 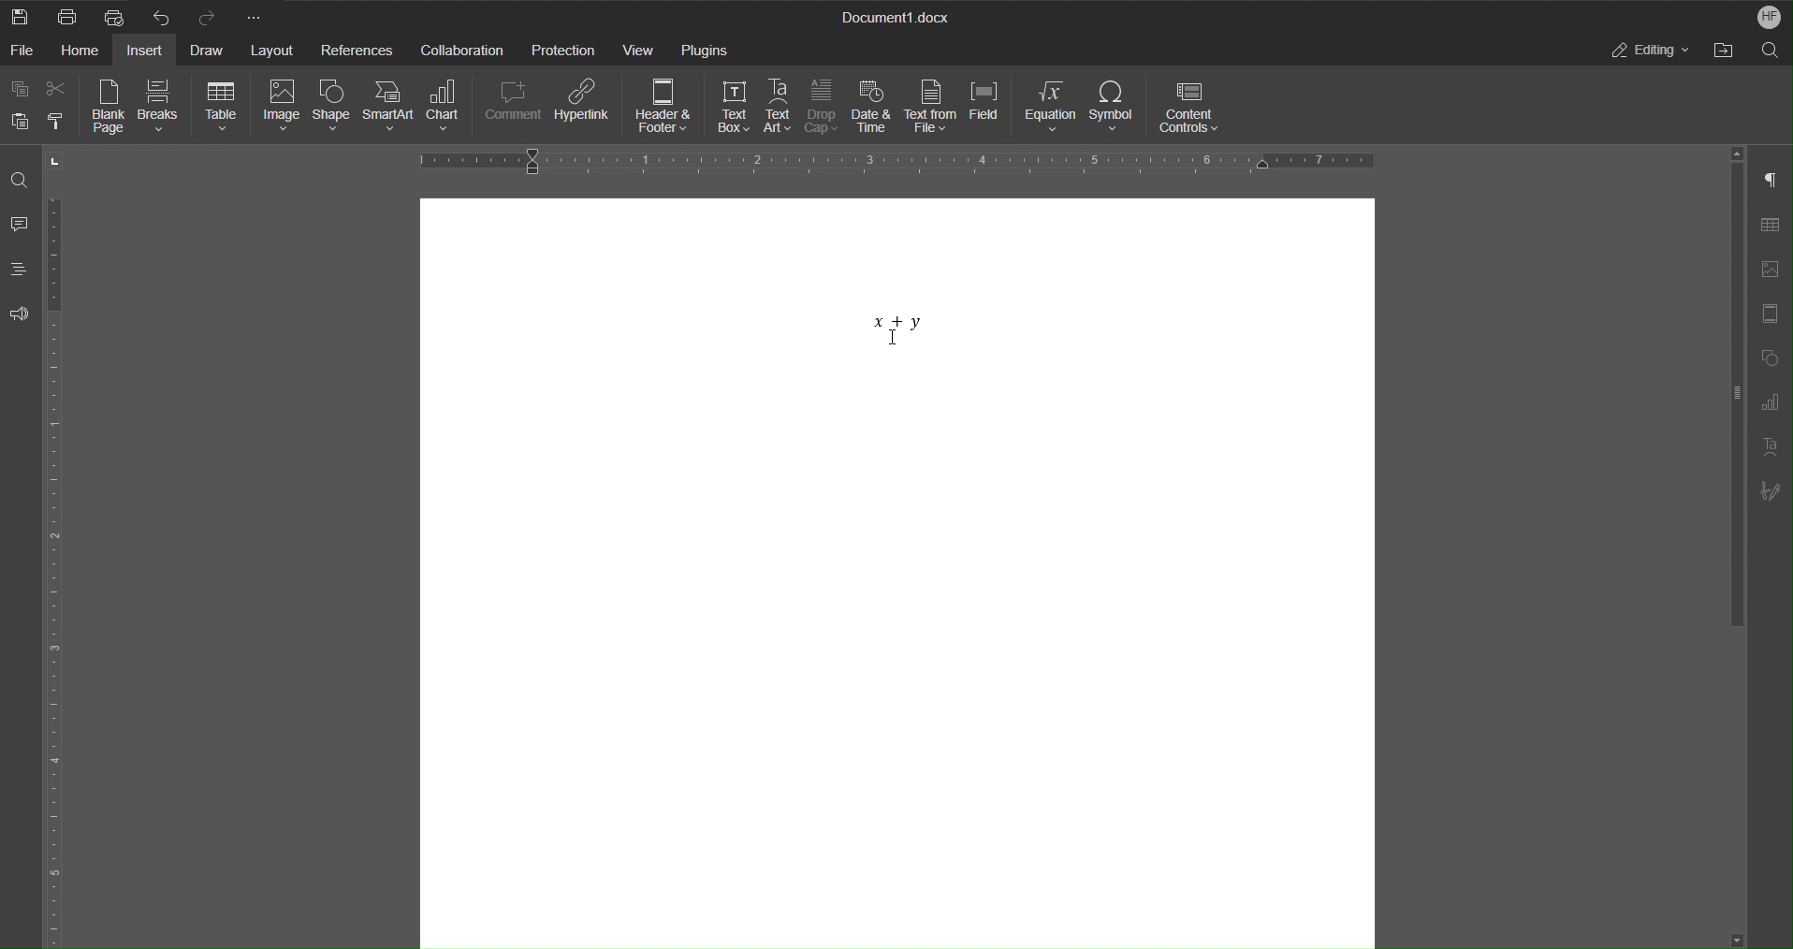 I want to click on Find, so click(x=21, y=181).